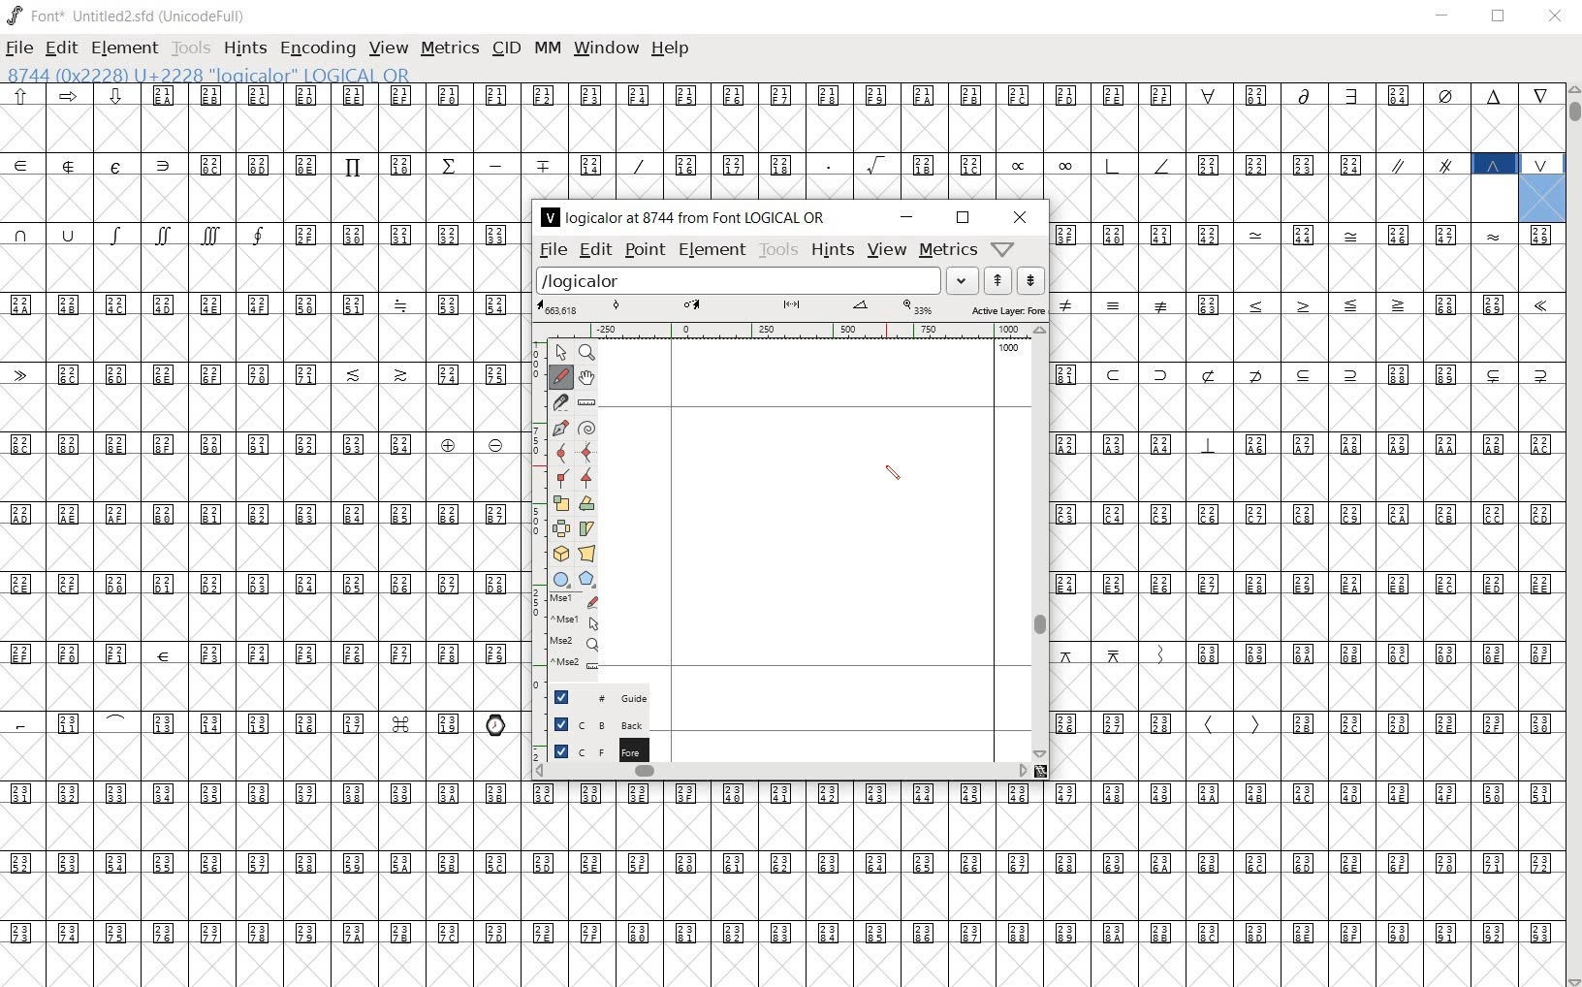 Image resolution: width=1582 pixels, height=987 pixels. Describe the element at coordinates (686, 218) in the screenshot. I see `logicalor at 8744 from Font LOGICAL OR` at that location.